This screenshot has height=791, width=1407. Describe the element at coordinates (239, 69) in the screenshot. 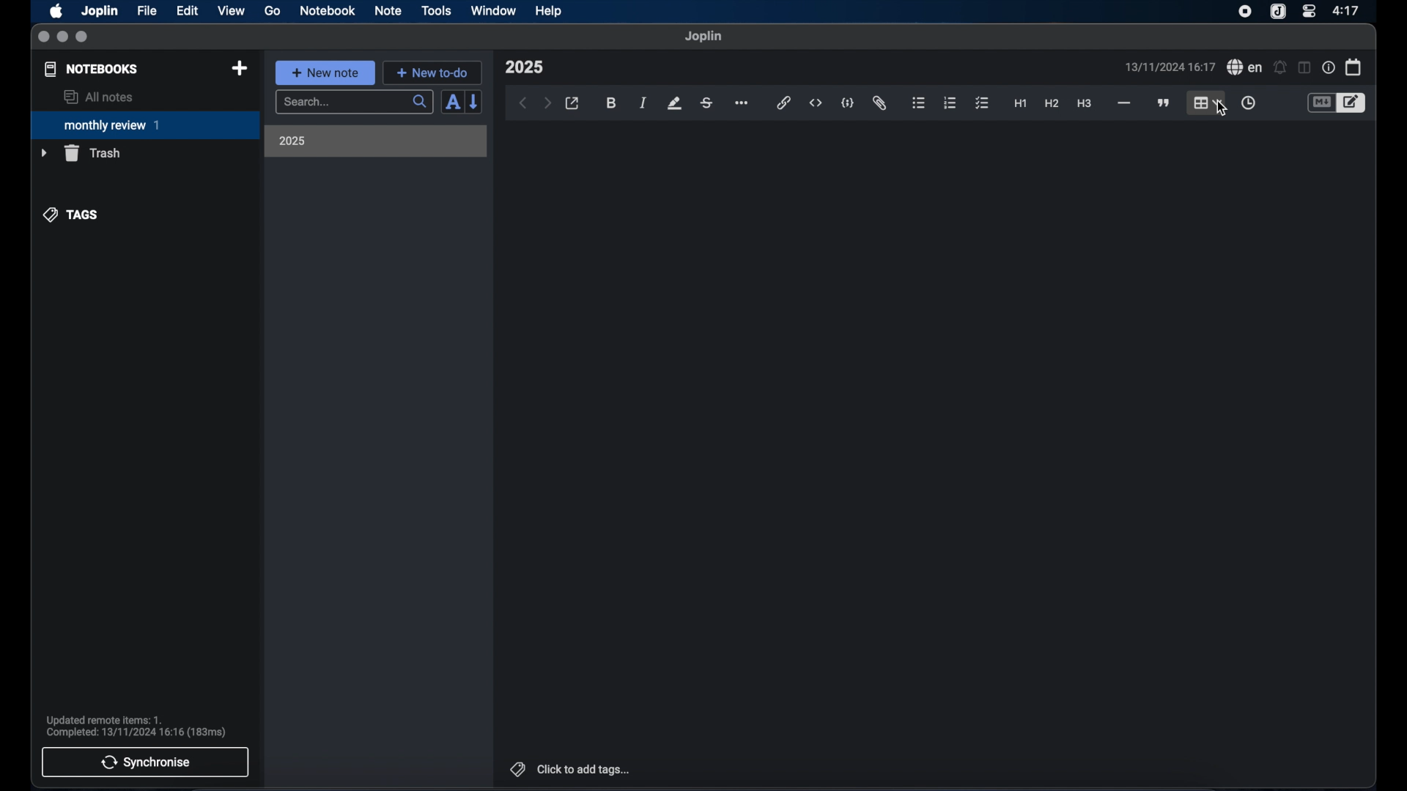

I see `new notebook` at that location.